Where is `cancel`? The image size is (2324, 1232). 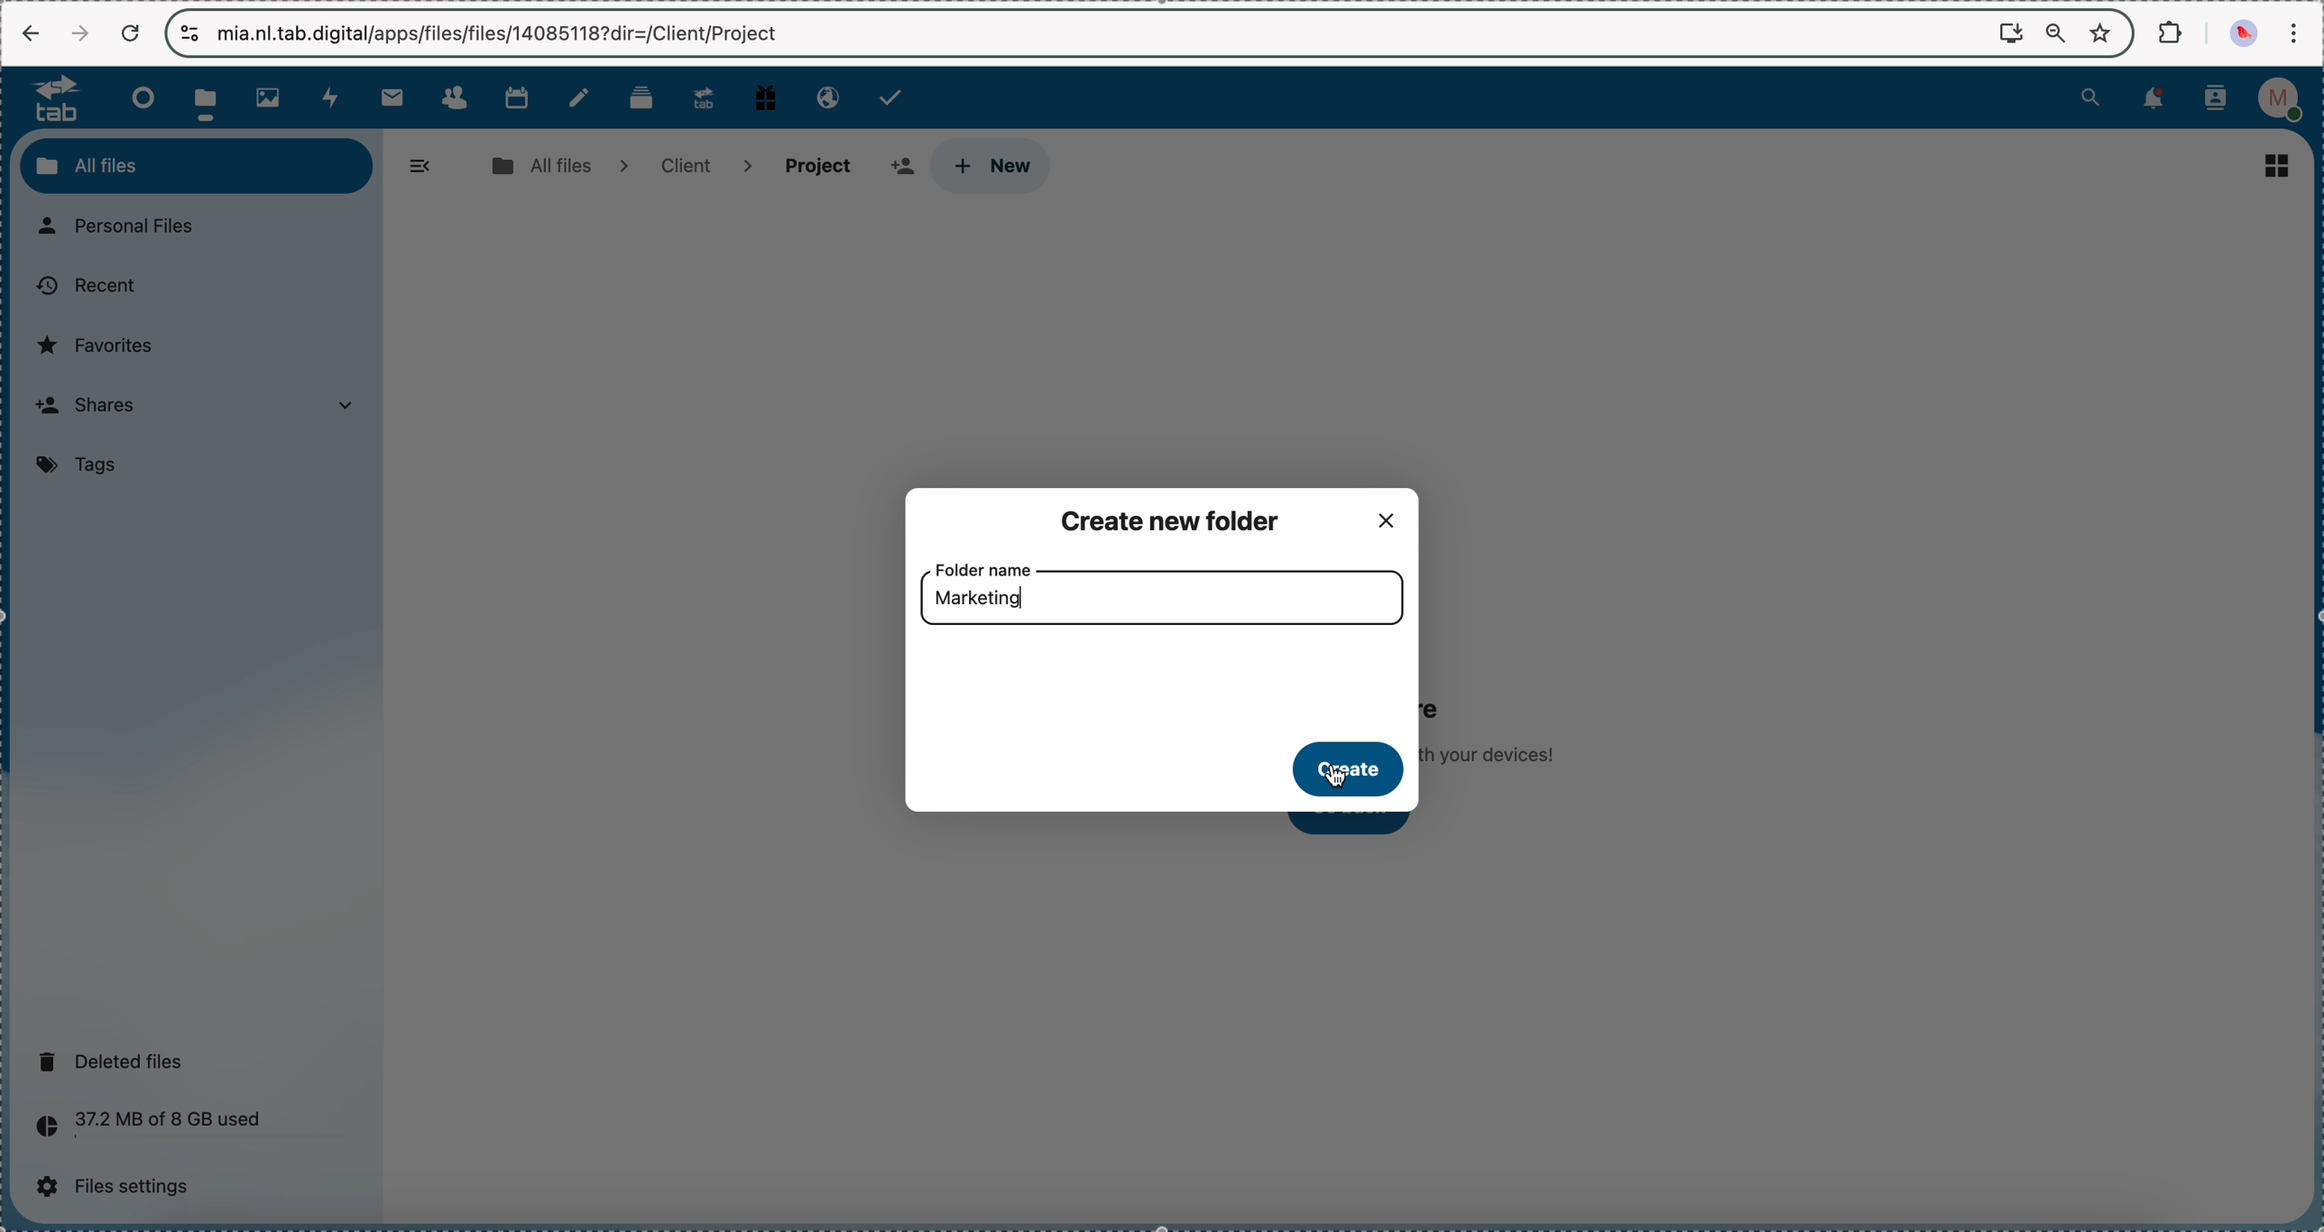
cancel is located at coordinates (129, 34).